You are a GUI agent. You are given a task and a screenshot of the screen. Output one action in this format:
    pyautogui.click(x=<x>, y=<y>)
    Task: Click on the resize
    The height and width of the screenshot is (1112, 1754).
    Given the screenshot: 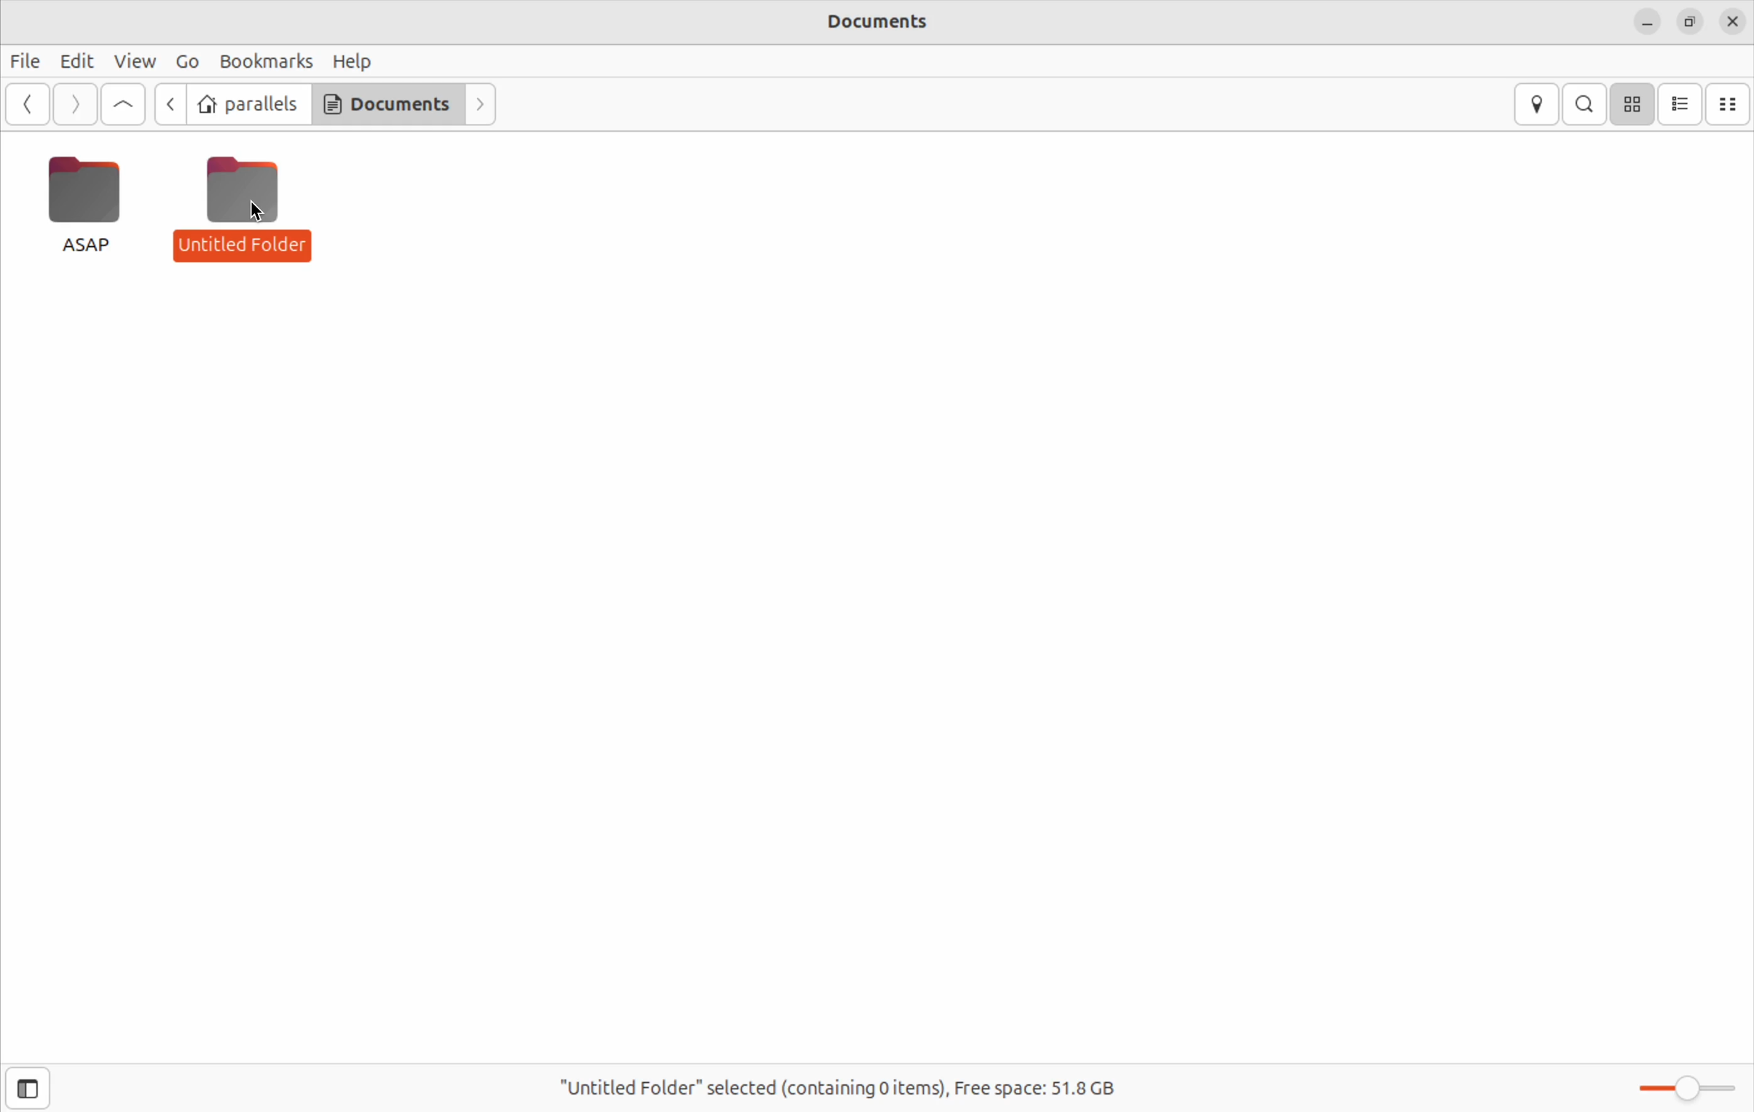 What is the action you would take?
    pyautogui.click(x=1688, y=21)
    